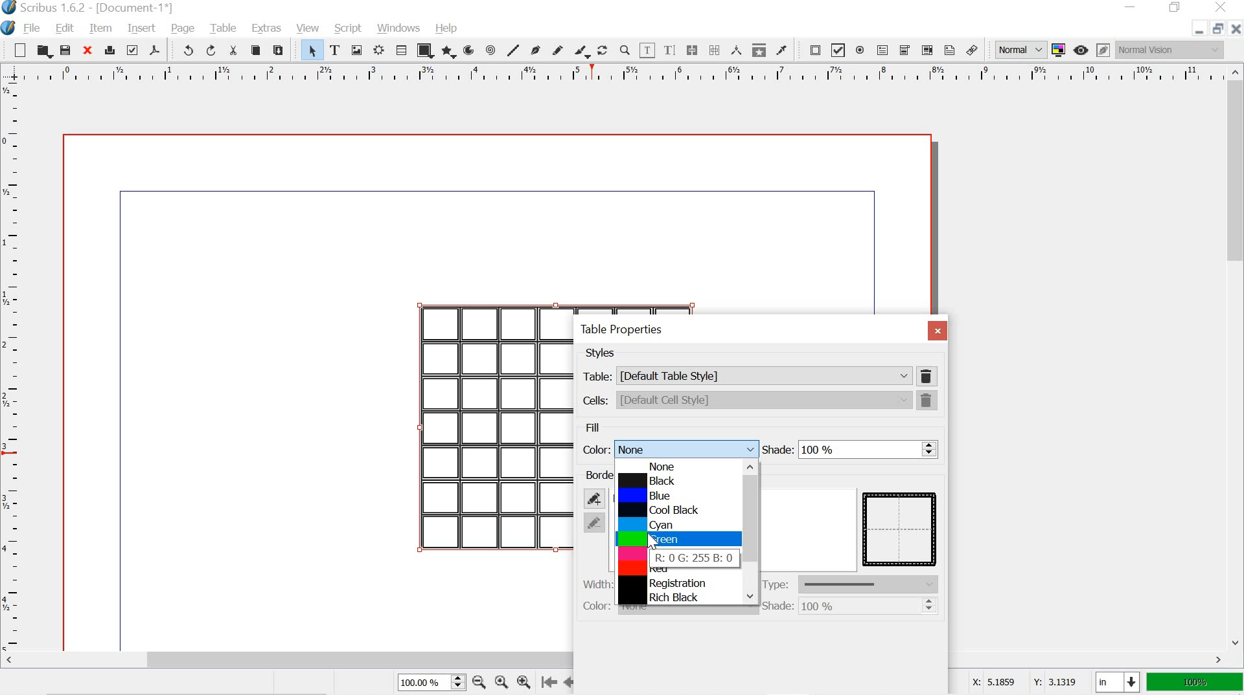 The width and height of the screenshot is (1244, 695). What do you see at coordinates (282, 52) in the screenshot?
I see `paste` at bounding box center [282, 52].